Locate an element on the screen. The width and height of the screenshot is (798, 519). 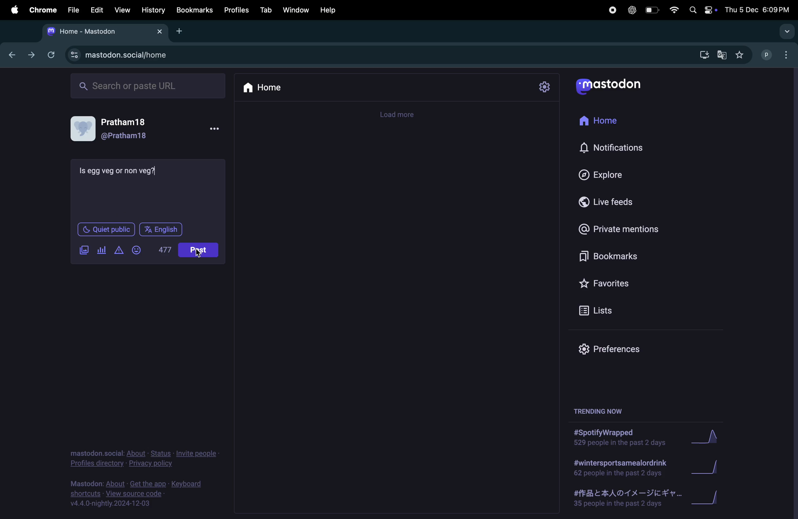
emoji is located at coordinates (137, 249).